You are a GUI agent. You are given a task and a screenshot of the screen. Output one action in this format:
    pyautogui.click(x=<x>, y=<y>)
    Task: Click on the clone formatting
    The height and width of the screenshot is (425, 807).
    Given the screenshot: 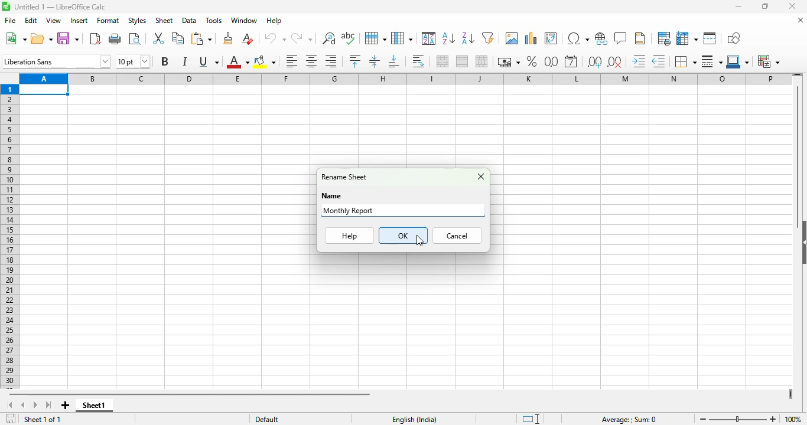 What is the action you would take?
    pyautogui.click(x=229, y=38)
    